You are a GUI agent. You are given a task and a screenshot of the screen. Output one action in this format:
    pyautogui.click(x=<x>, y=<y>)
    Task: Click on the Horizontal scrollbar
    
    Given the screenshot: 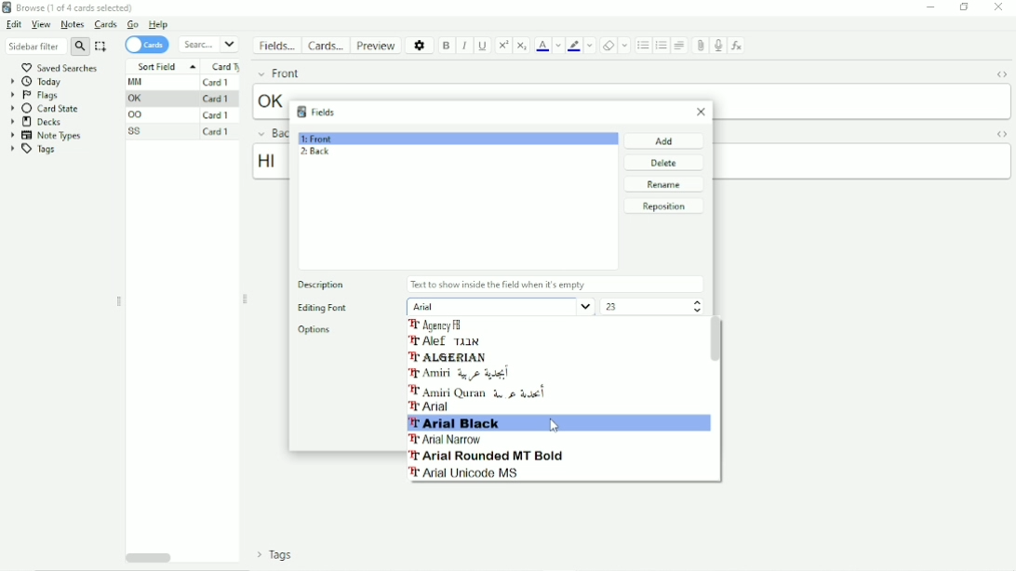 What is the action you would take?
    pyautogui.click(x=147, y=558)
    